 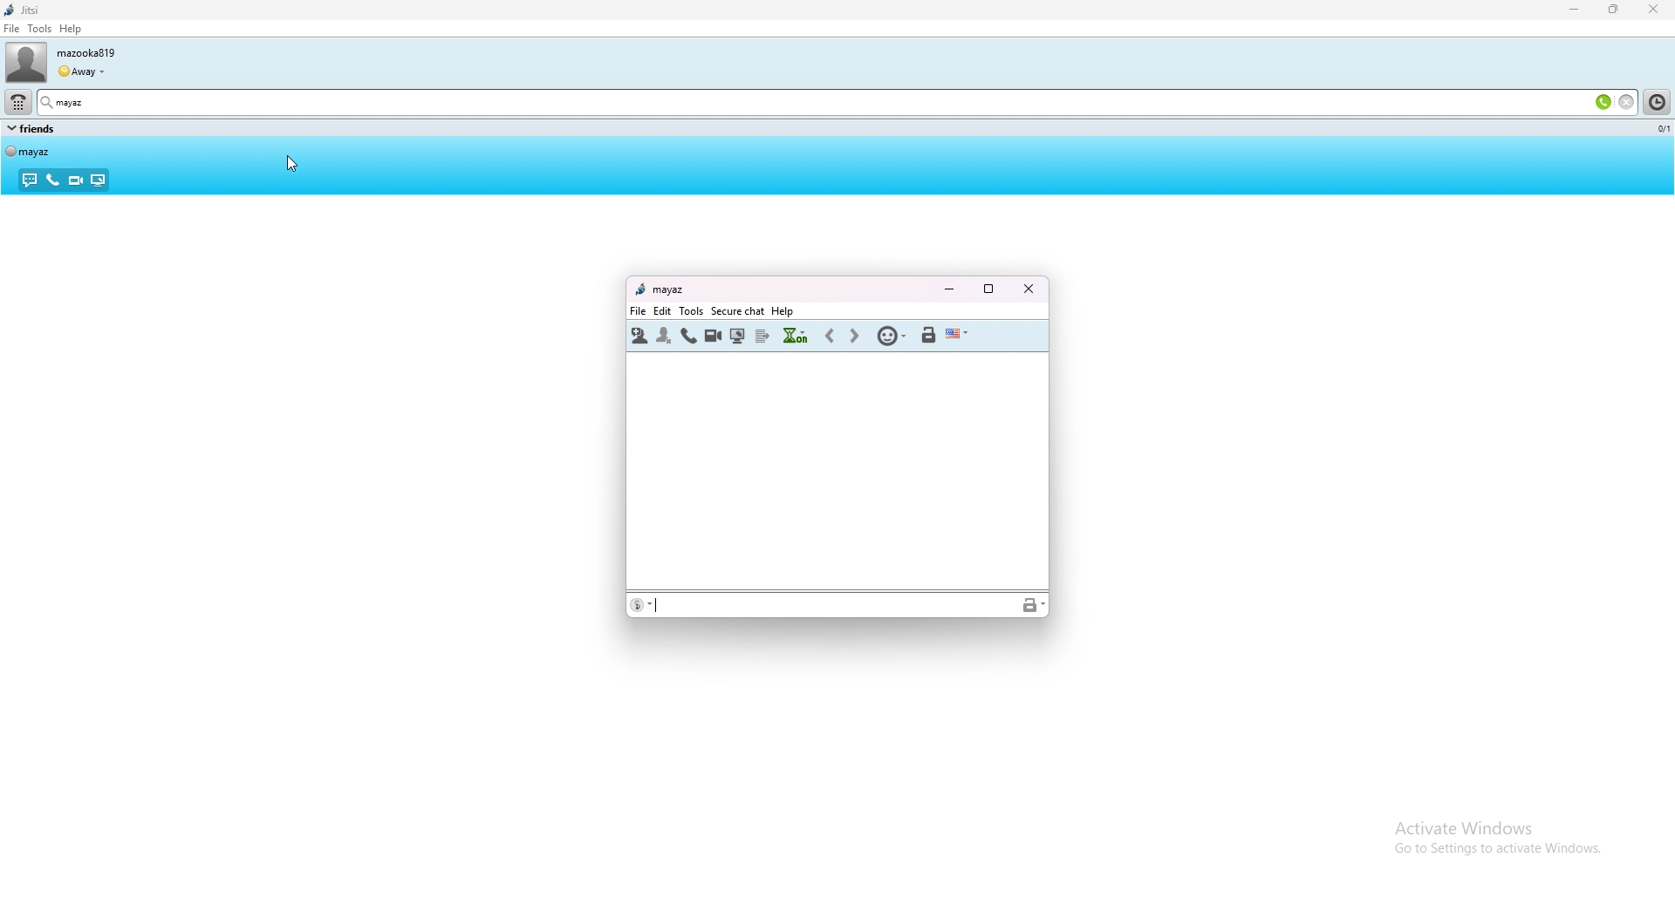 What do you see at coordinates (1574, 10) in the screenshot?
I see `minimize` at bounding box center [1574, 10].